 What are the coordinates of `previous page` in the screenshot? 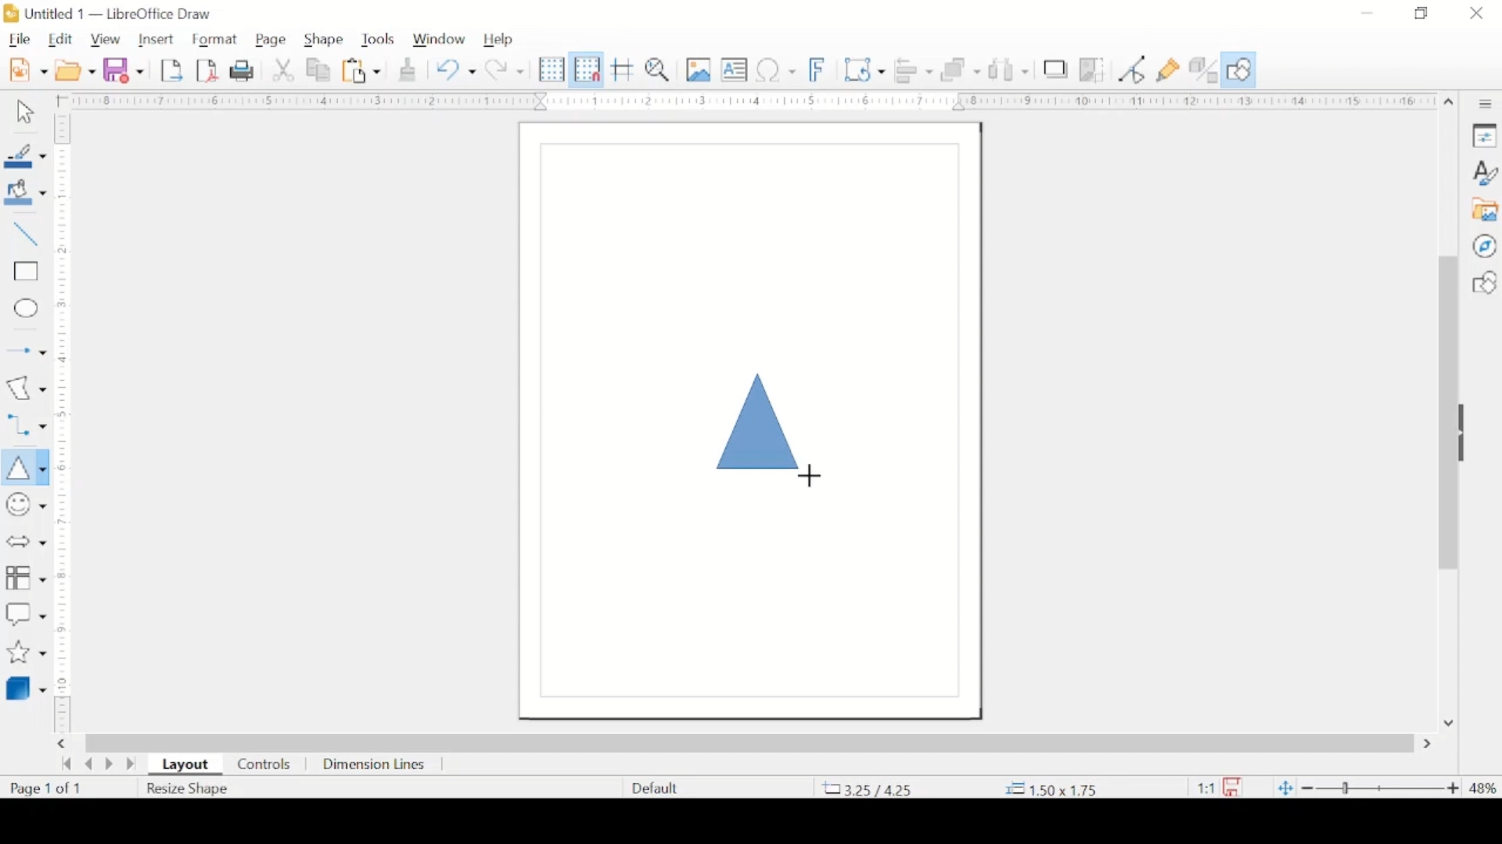 It's located at (88, 764).